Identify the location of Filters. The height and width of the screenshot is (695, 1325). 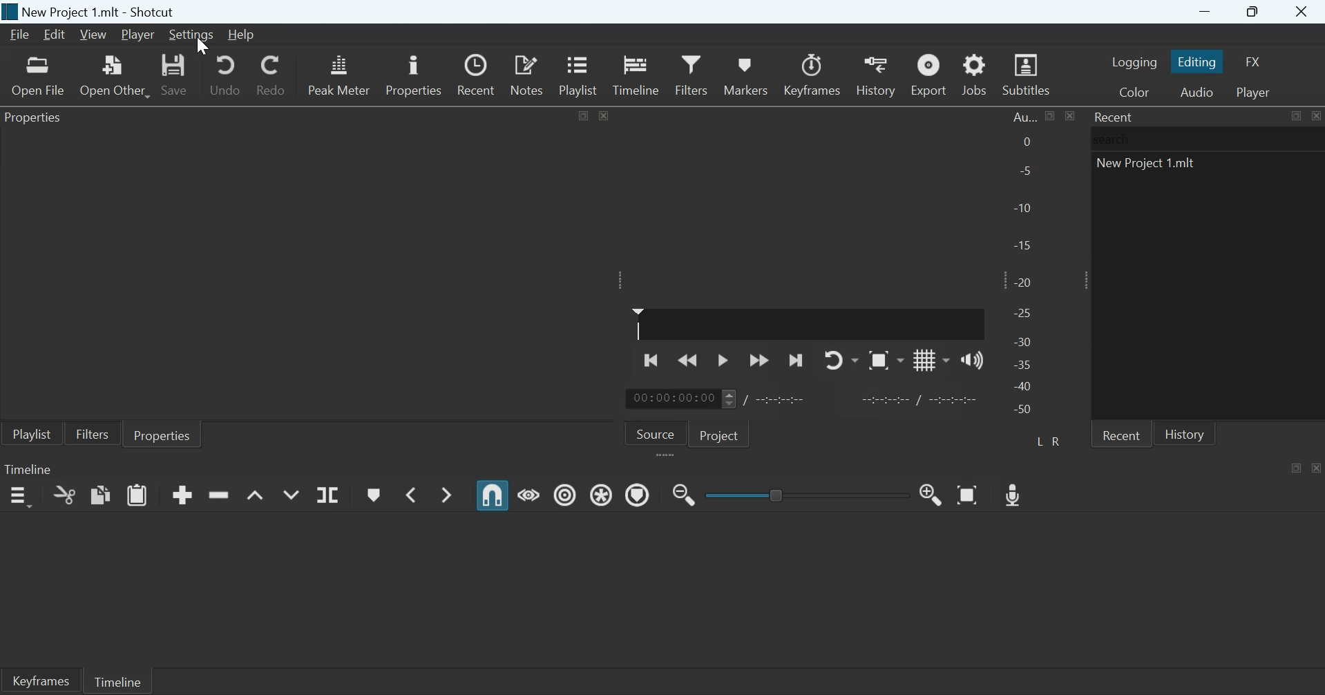
(92, 433).